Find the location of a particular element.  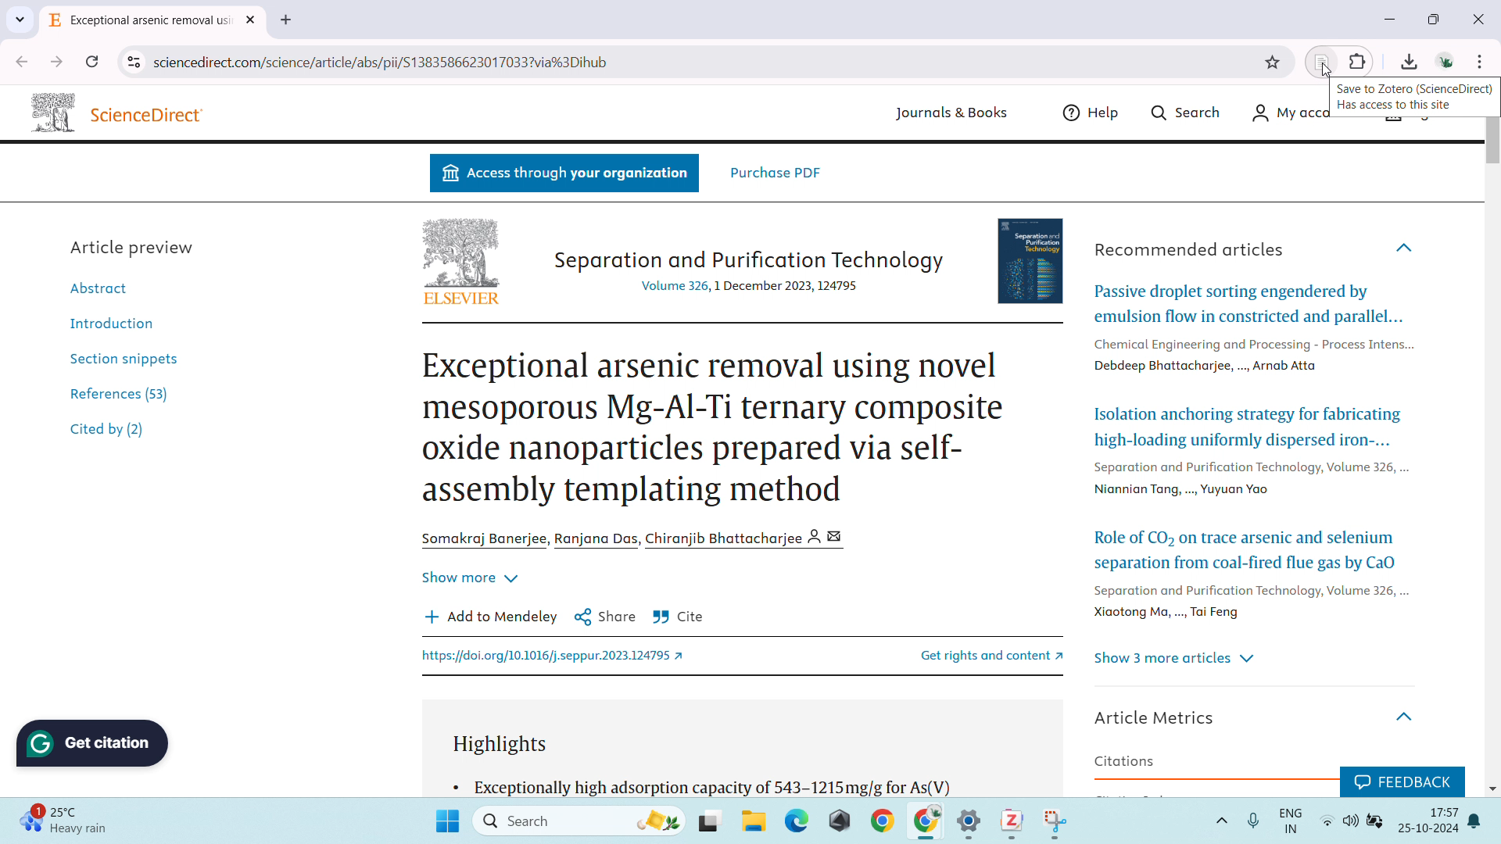

Access through your organization is located at coordinates (564, 174).